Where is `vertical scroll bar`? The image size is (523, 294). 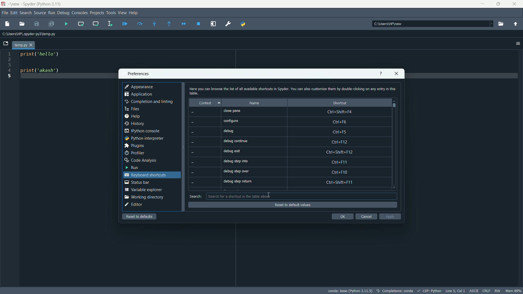 vertical scroll bar is located at coordinates (396, 144).